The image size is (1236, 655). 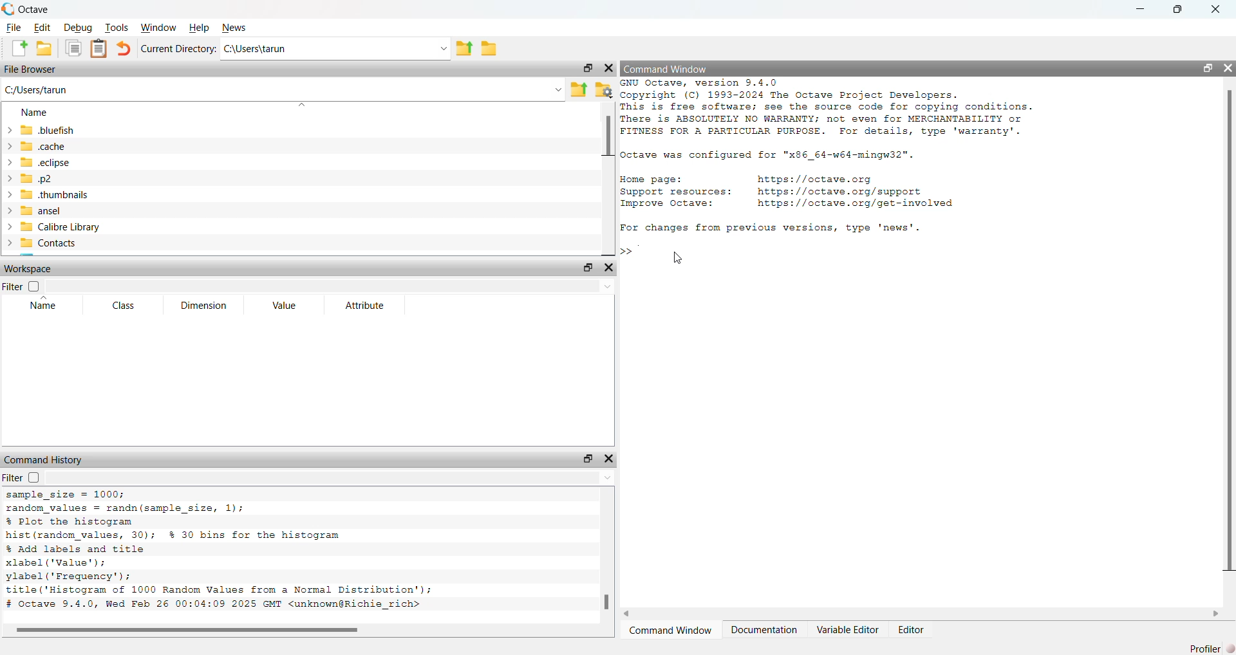 I want to click on For changes from previous versions, type 'news'., so click(x=770, y=228).